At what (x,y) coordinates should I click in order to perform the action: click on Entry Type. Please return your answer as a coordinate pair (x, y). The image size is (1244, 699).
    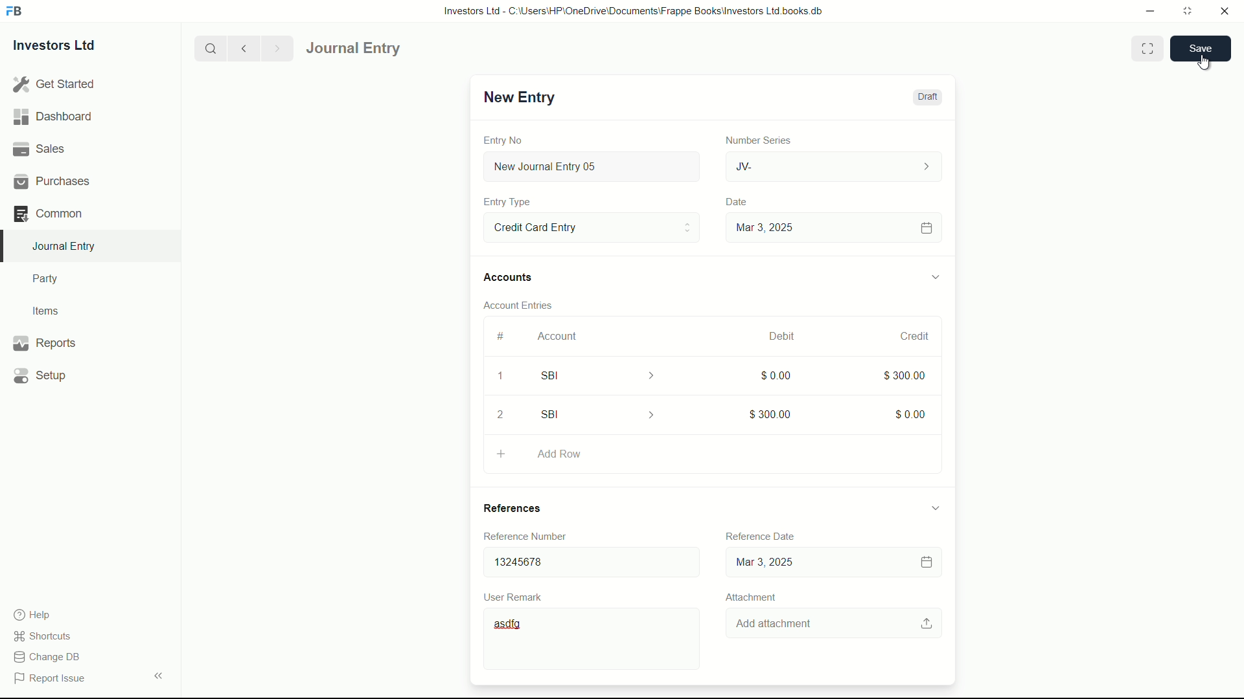
    Looking at the image, I should click on (507, 202).